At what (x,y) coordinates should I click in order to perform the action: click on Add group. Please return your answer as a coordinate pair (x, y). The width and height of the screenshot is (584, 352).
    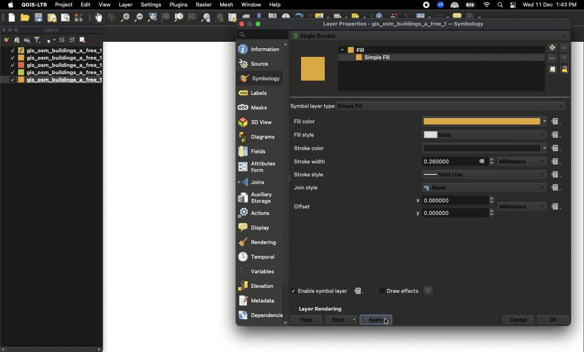
    Looking at the image, I should click on (17, 40).